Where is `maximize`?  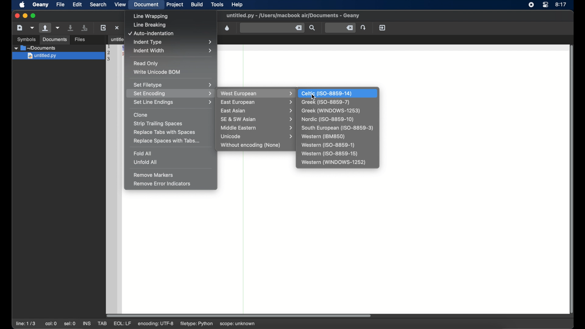 maximize is located at coordinates (34, 16).